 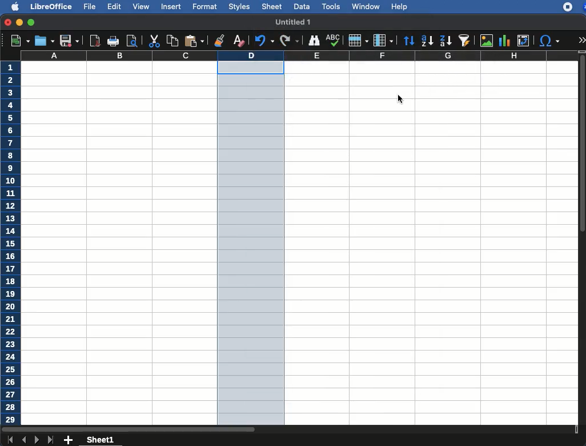 I want to click on sort, so click(x=464, y=41).